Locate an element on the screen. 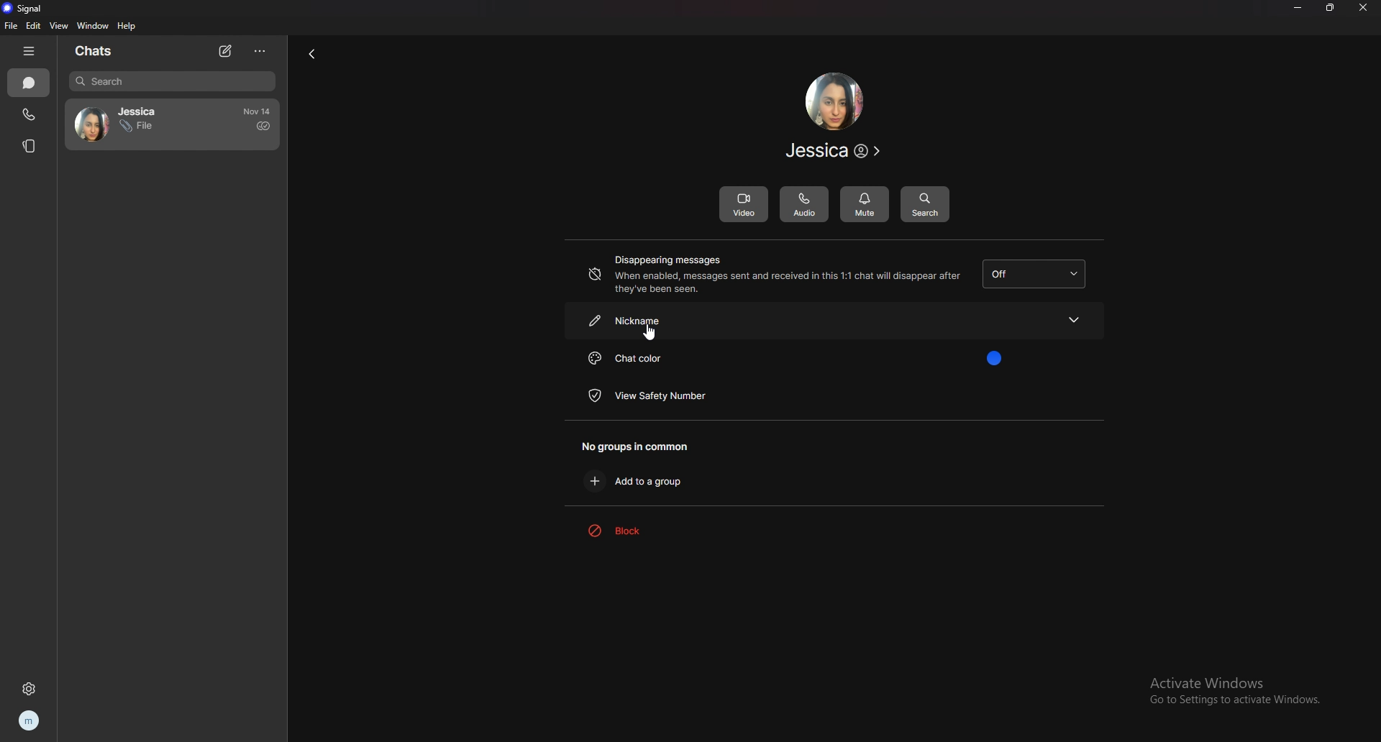 Image resolution: width=1381 pixels, height=742 pixels. nickname is located at coordinates (834, 319).